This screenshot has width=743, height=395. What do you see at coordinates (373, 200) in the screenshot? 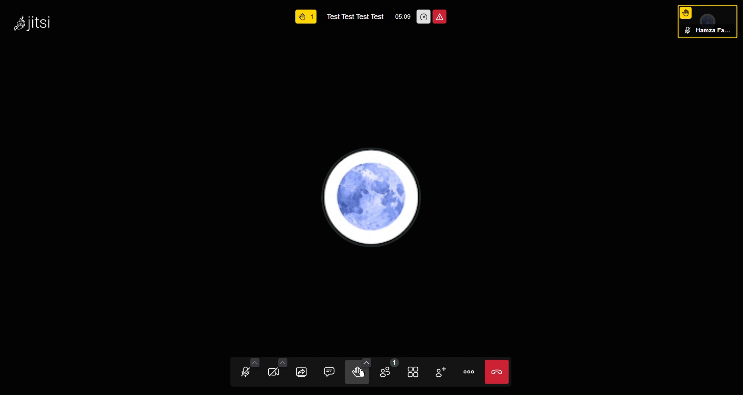
I see `Account PFP` at bounding box center [373, 200].